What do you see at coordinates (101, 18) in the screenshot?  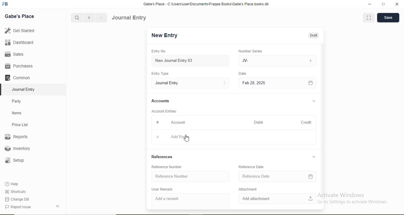 I see `Forward` at bounding box center [101, 18].